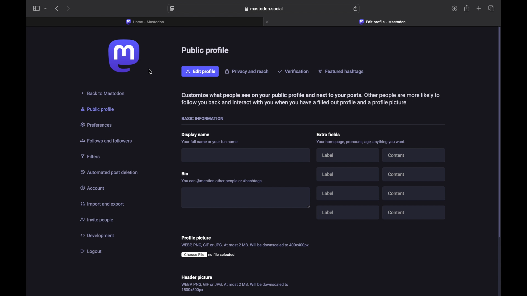 This screenshot has height=296, width=527. I want to click on info, so click(245, 245).